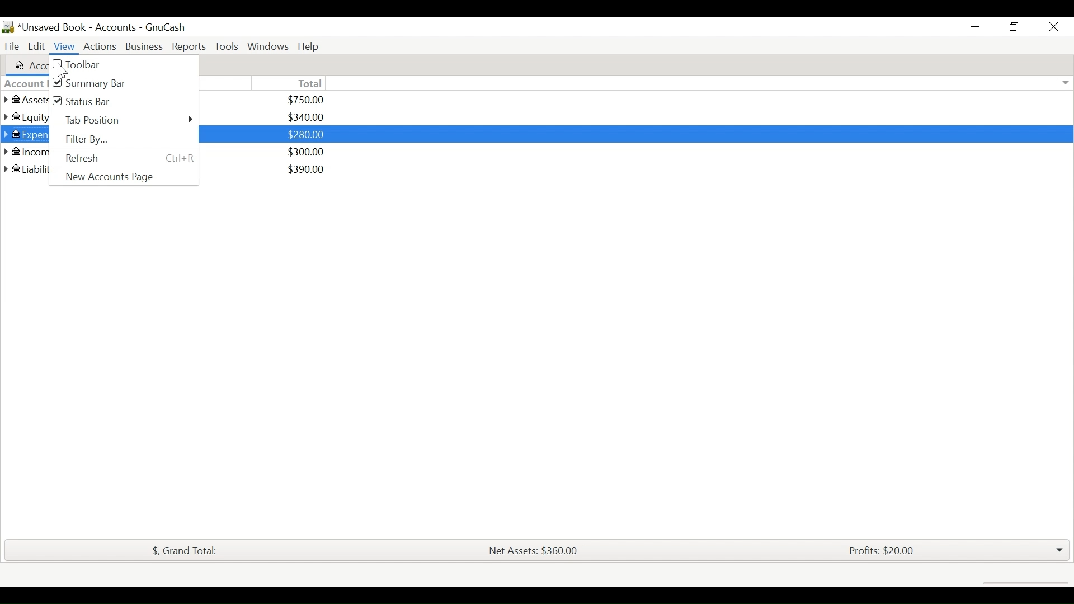  What do you see at coordinates (122, 100) in the screenshot?
I see `(un)select Status Bar` at bounding box center [122, 100].